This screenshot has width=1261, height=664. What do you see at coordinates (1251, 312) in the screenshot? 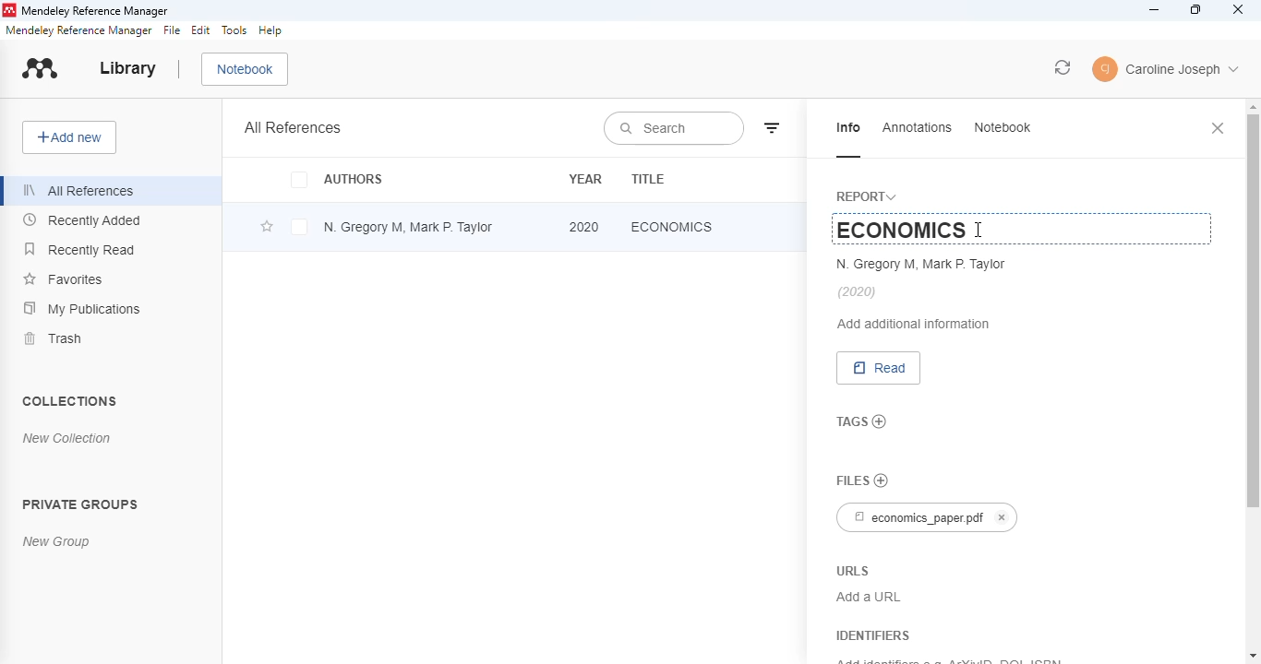
I see `vertical scroll bar` at bounding box center [1251, 312].